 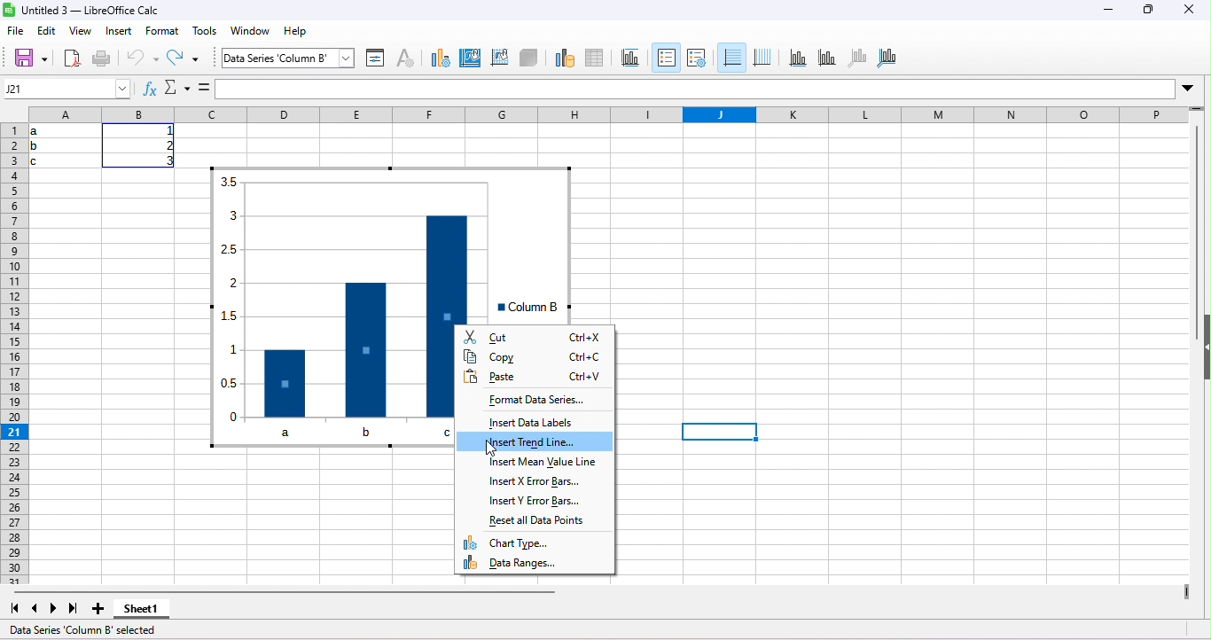 What do you see at coordinates (535, 379) in the screenshot?
I see `paste` at bounding box center [535, 379].